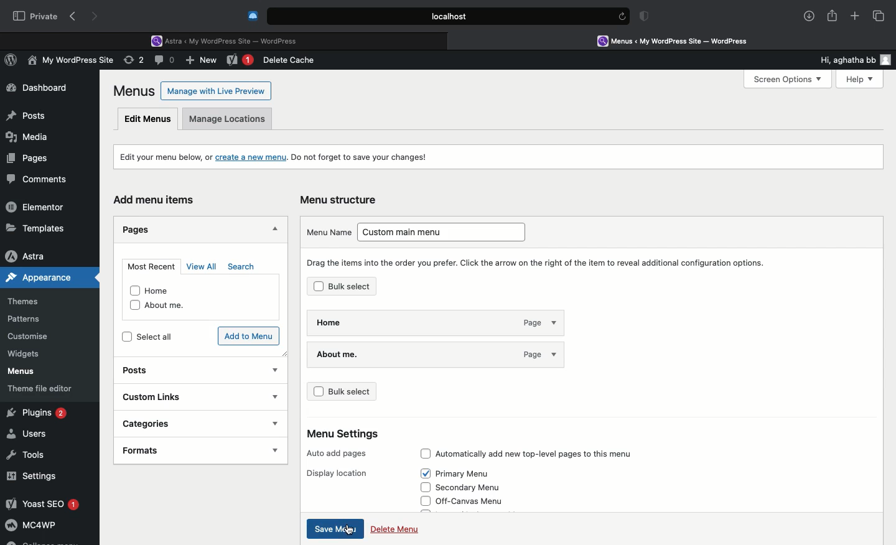  Describe the element at coordinates (25, 354) in the screenshot. I see `Widgets` at that location.